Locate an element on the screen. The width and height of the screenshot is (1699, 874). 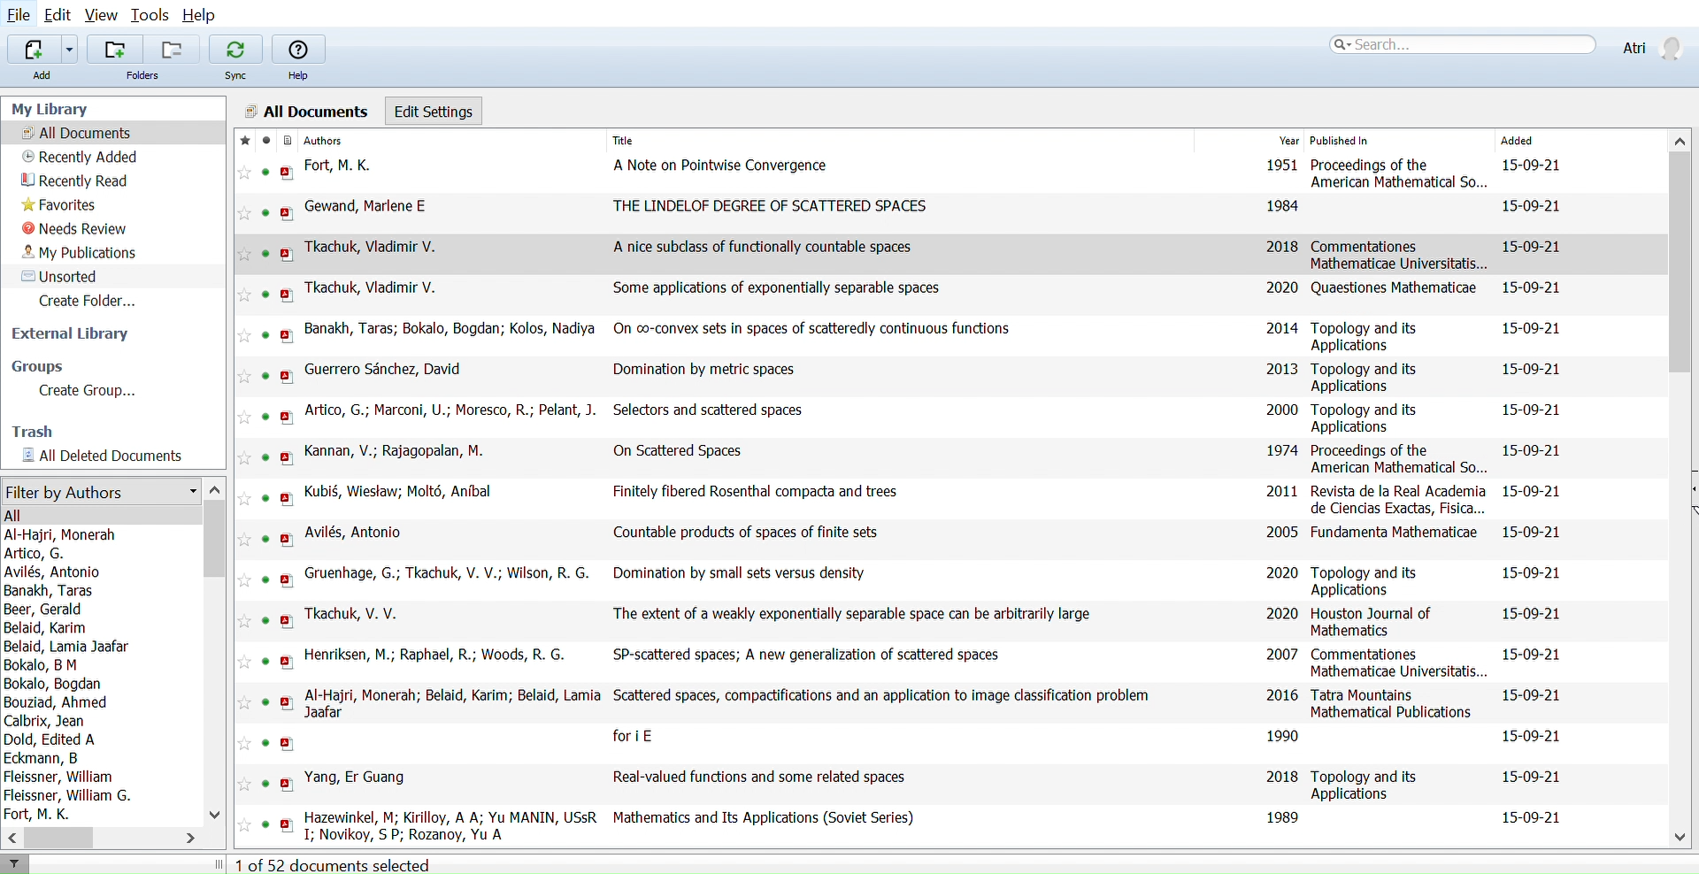
Real-valued functions and some related spaces is located at coordinates (757, 777).